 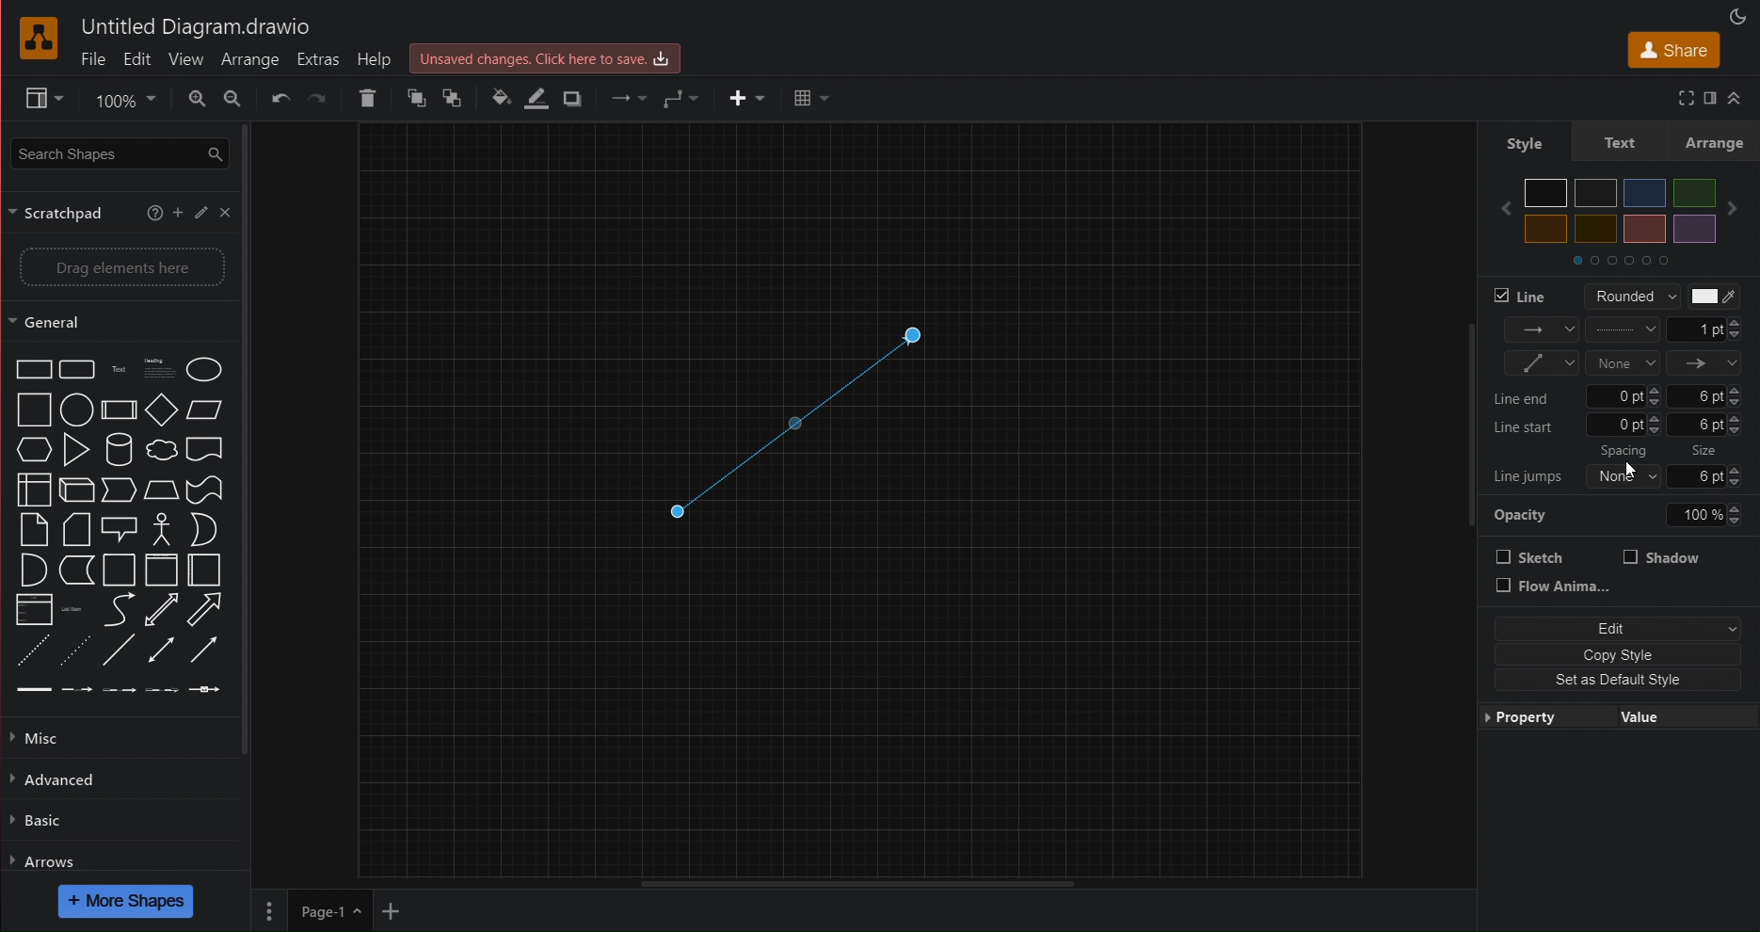 I want to click on options, so click(x=268, y=910).